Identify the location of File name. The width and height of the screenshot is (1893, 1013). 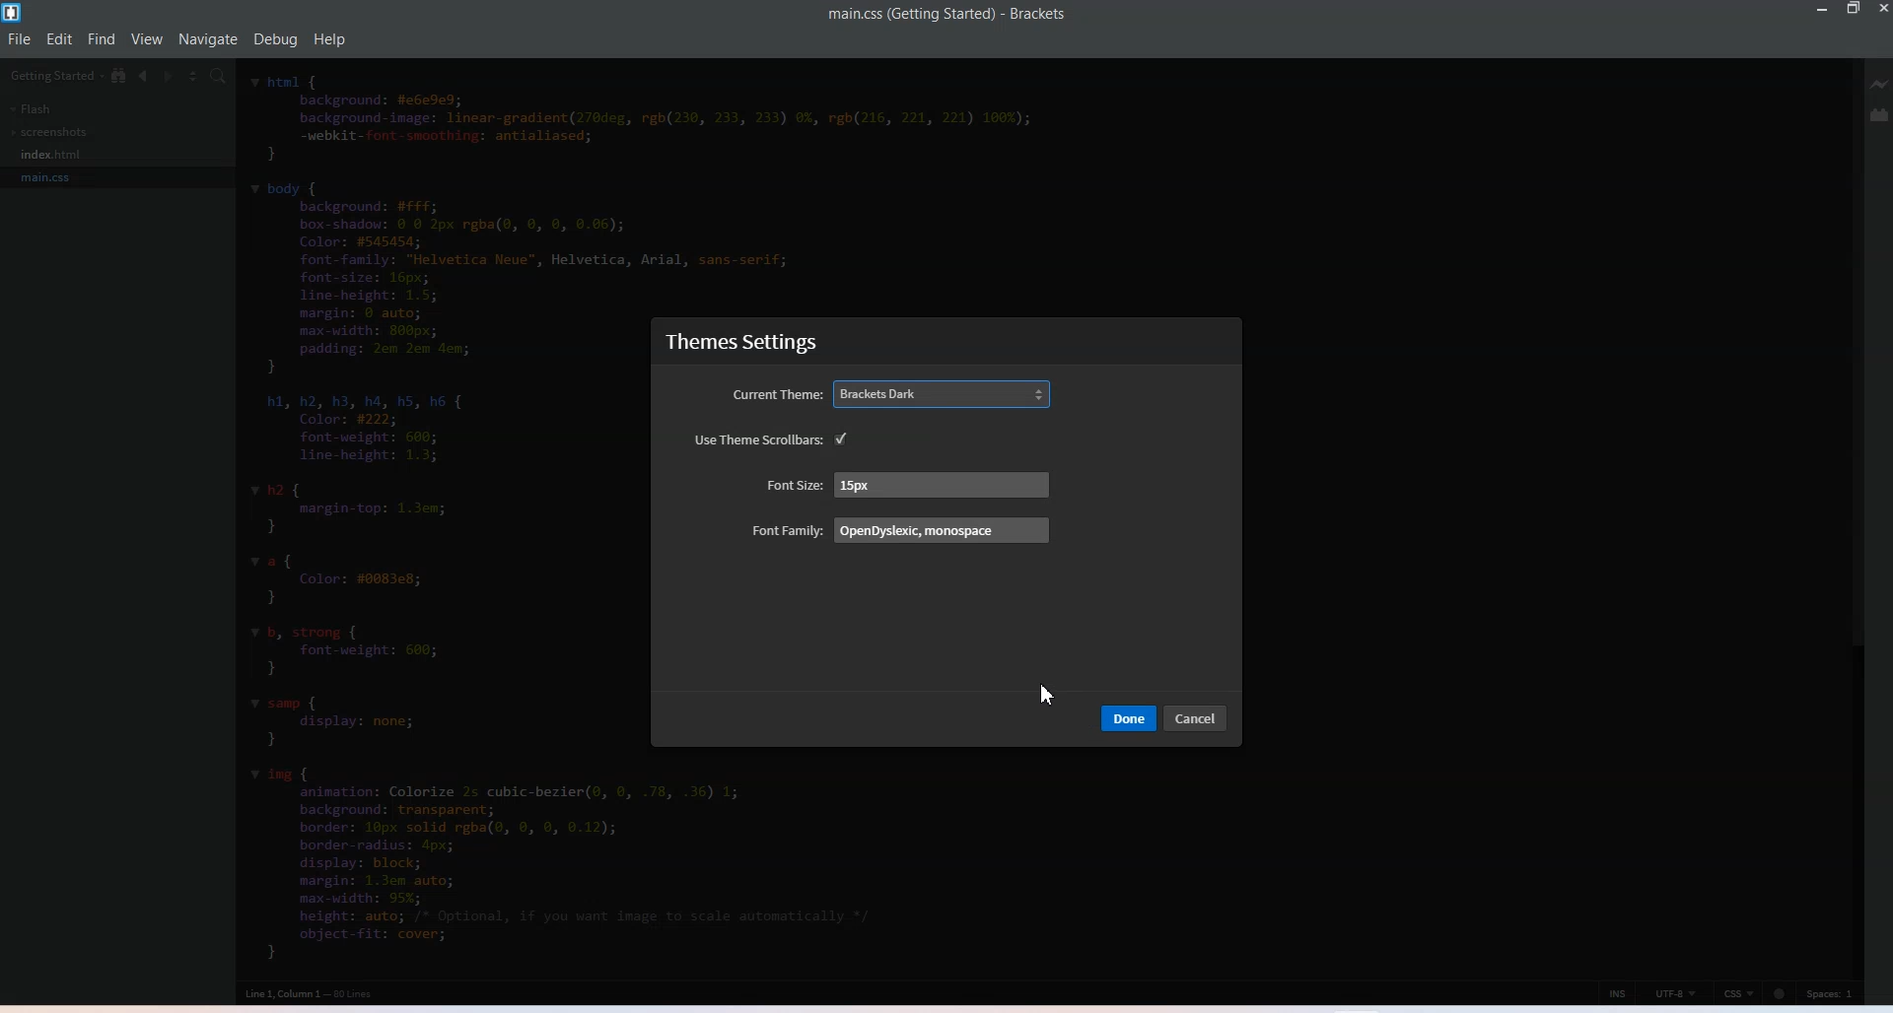
(947, 15).